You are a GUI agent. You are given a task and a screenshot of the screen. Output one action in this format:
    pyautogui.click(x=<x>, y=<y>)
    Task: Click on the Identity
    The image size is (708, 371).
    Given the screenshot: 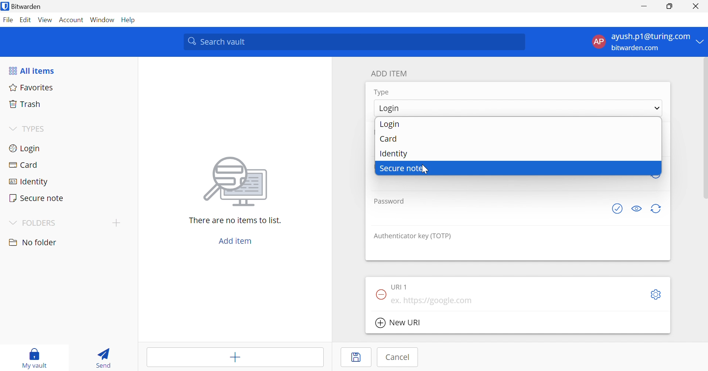 What is the action you would take?
    pyautogui.click(x=395, y=154)
    